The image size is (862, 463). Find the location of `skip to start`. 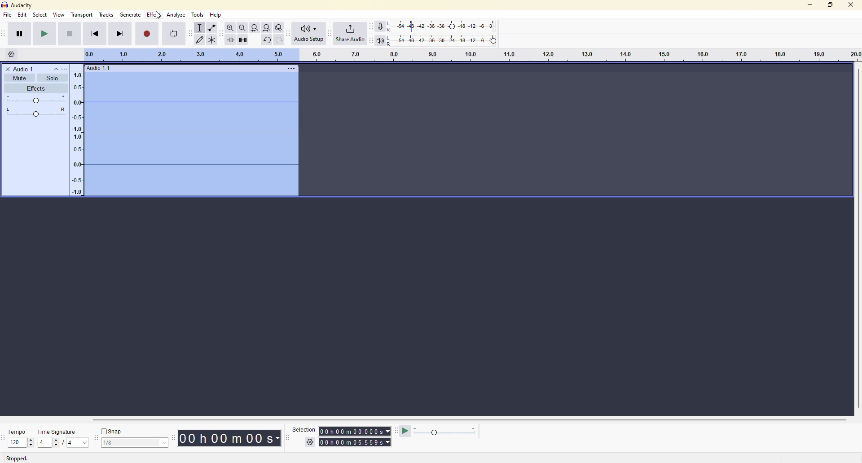

skip to start is located at coordinates (95, 33).